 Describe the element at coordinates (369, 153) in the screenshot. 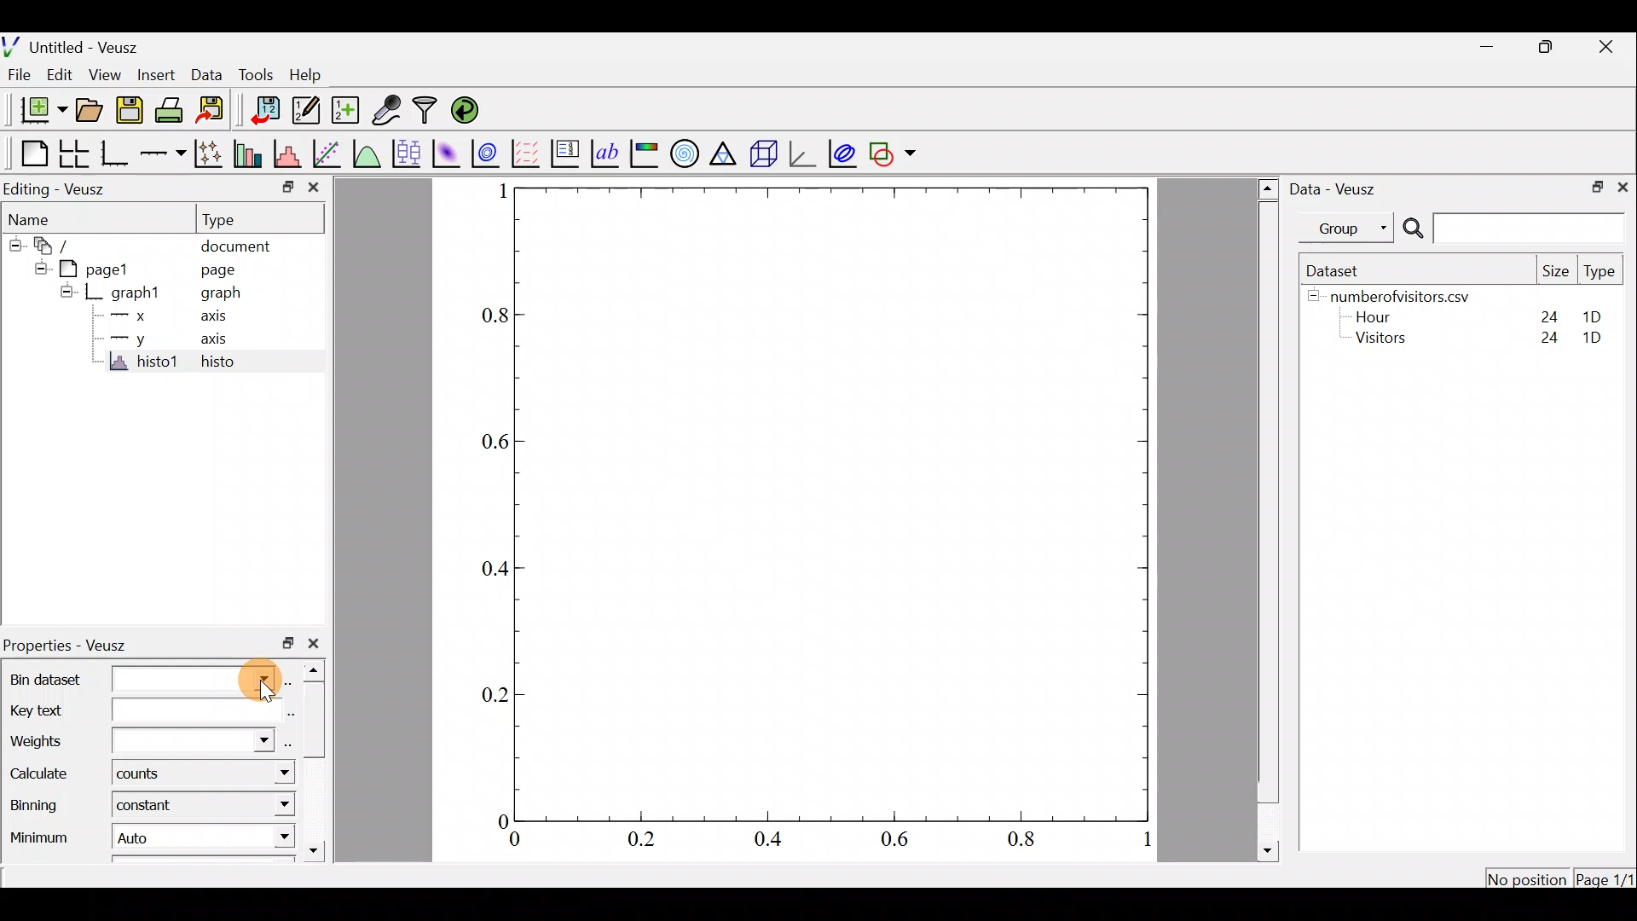

I see `plot a function` at that location.